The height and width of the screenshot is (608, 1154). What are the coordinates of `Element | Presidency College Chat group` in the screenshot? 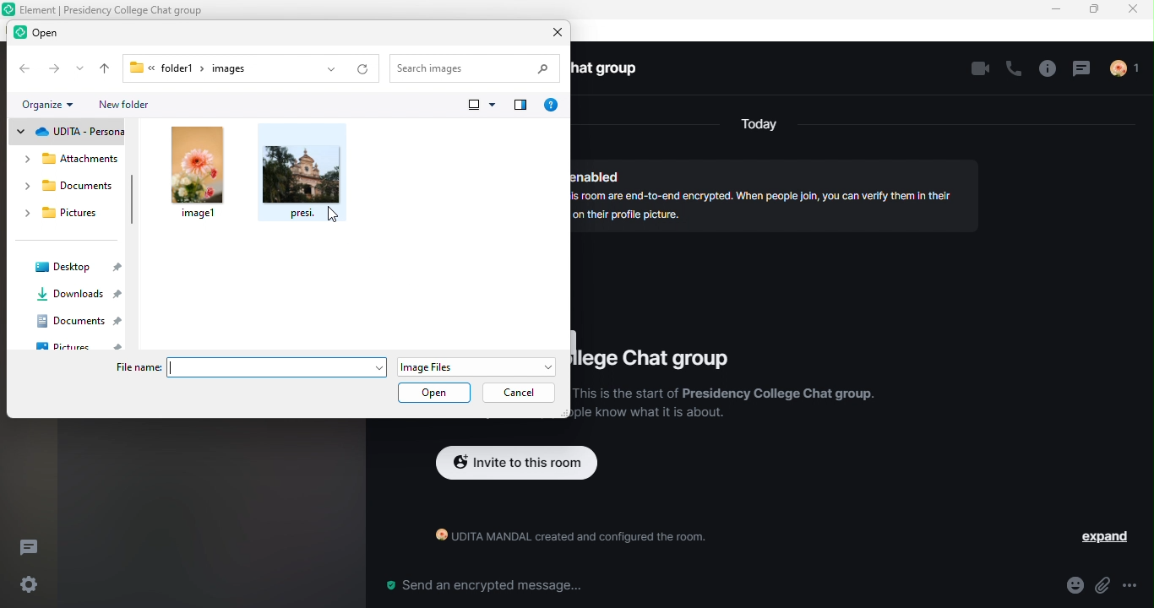 It's located at (118, 8).